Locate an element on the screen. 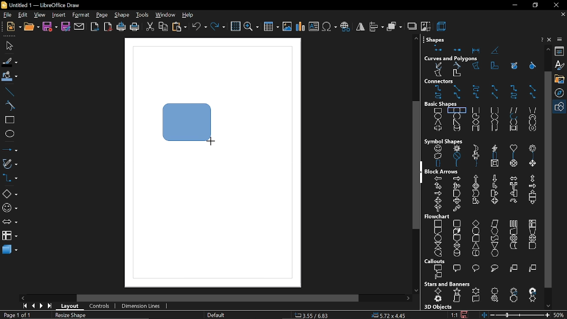  change zoom is located at coordinates (515, 315).